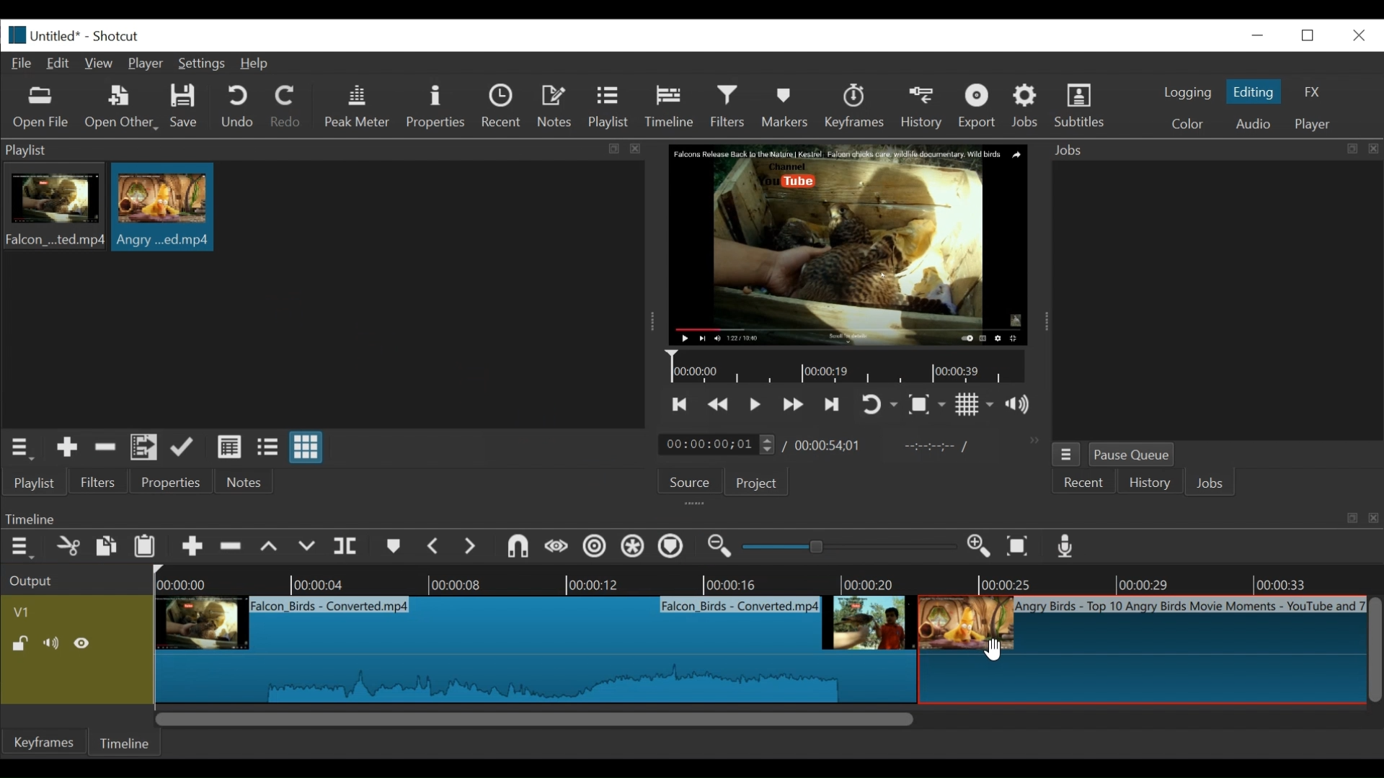  I want to click on snap, so click(520, 548).